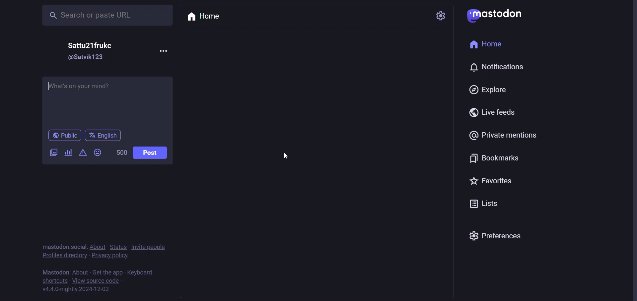  Describe the element at coordinates (110, 256) in the screenshot. I see `privacy policy` at that location.